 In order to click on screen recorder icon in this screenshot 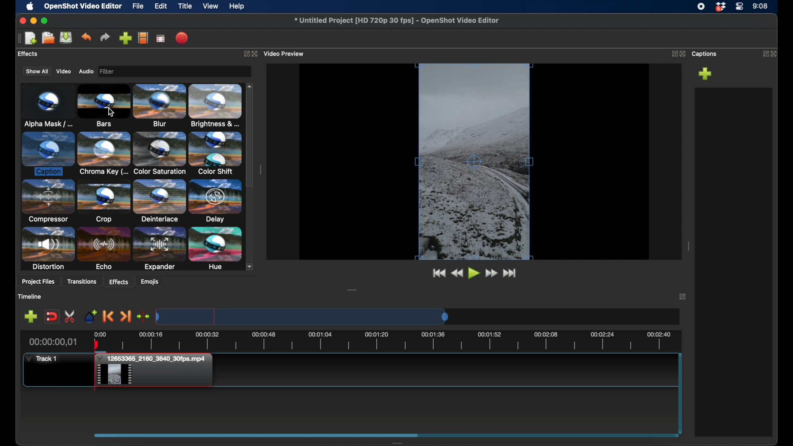, I will do `click(701, 7)`.